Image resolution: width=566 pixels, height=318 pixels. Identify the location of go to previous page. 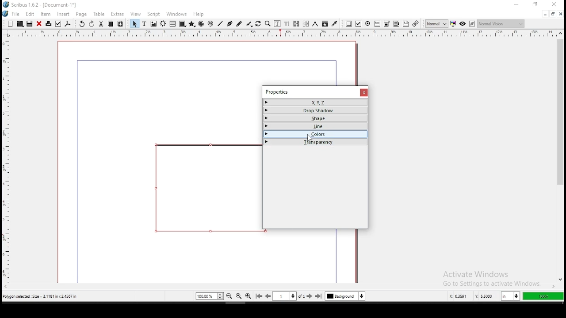
(268, 296).